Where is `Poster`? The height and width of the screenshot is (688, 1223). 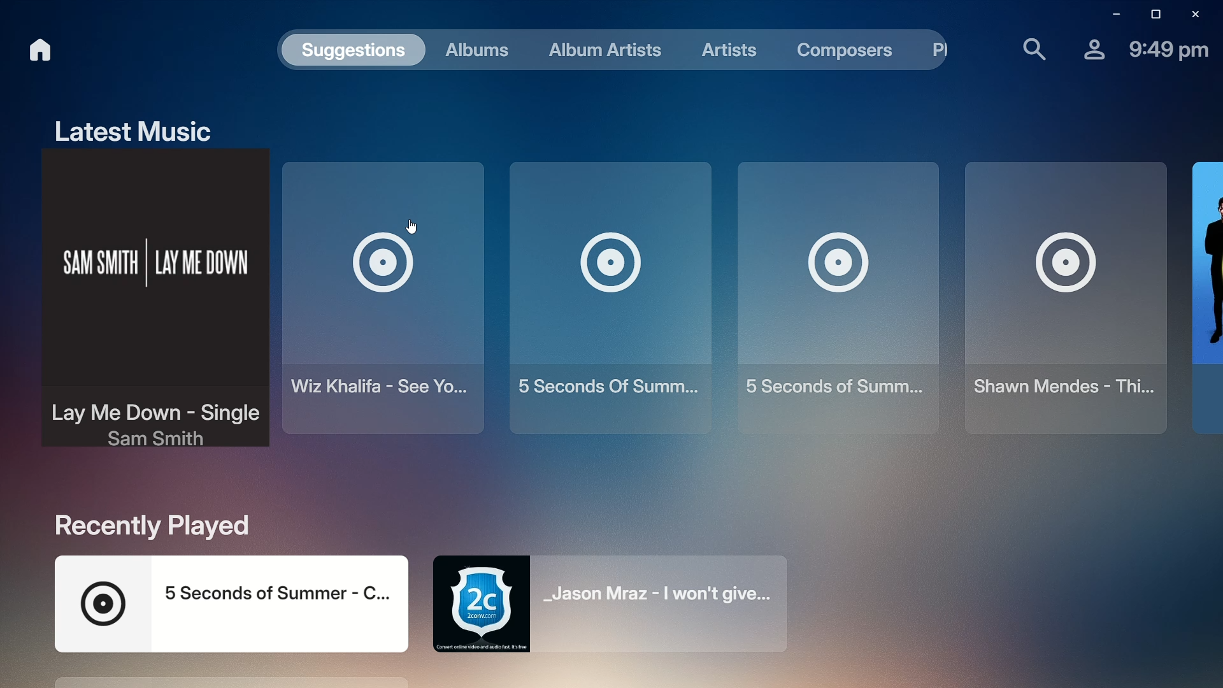 Poster is located at coordinates (1204, 296).